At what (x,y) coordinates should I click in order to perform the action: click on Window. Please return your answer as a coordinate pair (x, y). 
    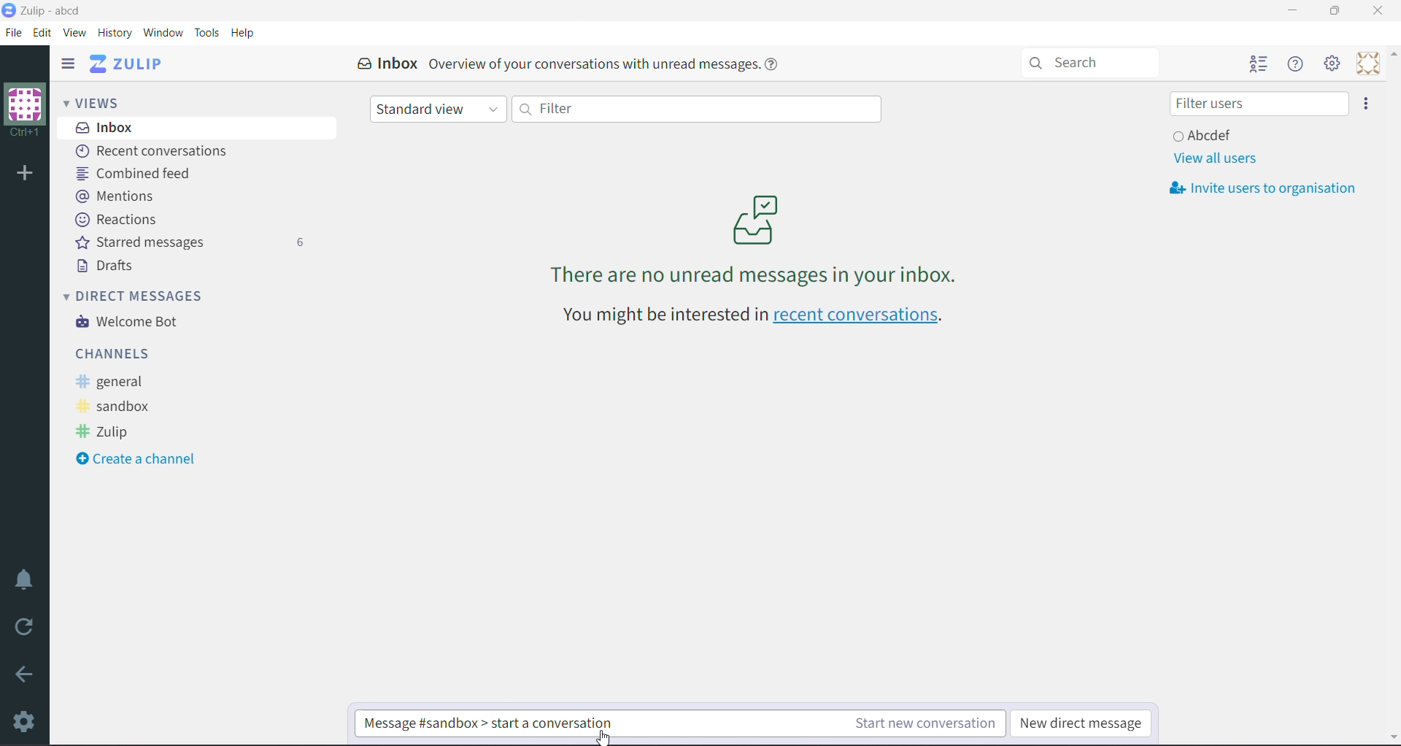
    Looking at the image, I should click on (163, 32).